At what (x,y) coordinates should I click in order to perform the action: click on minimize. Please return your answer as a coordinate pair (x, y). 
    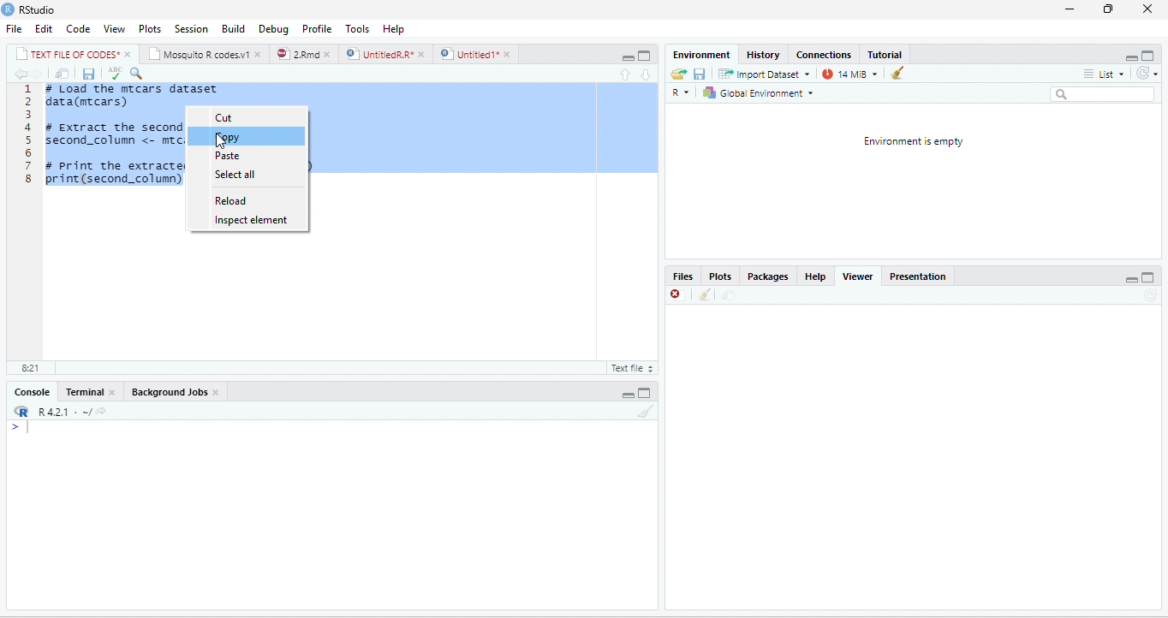
    Looking at the image, I should click on (1133, 55).